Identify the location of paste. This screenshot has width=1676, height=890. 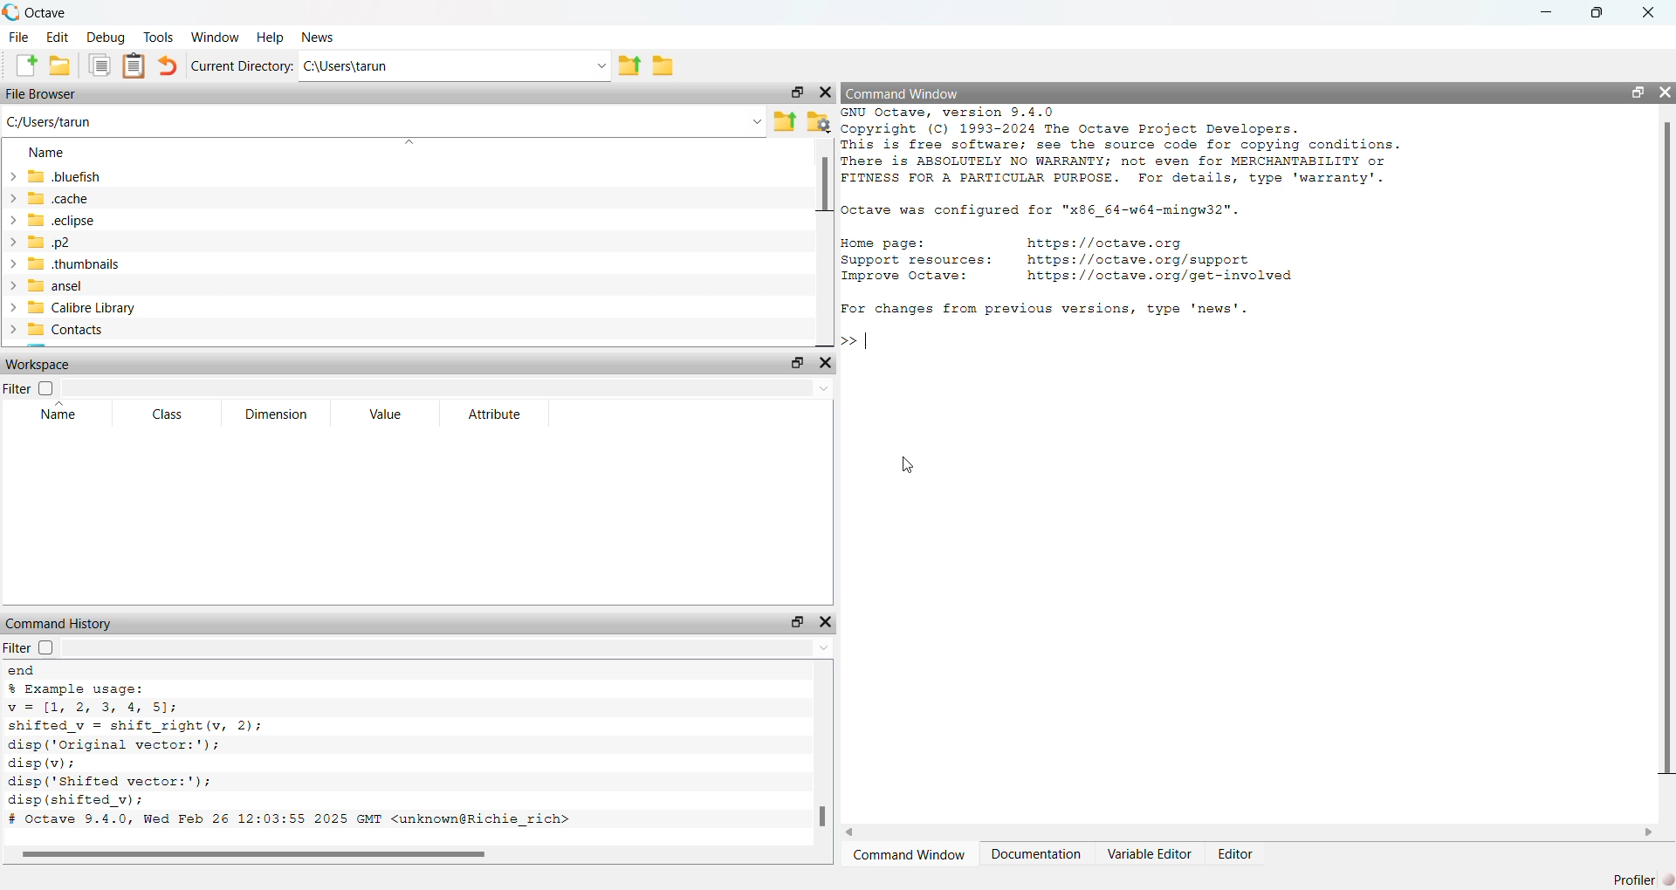
(131, 67).